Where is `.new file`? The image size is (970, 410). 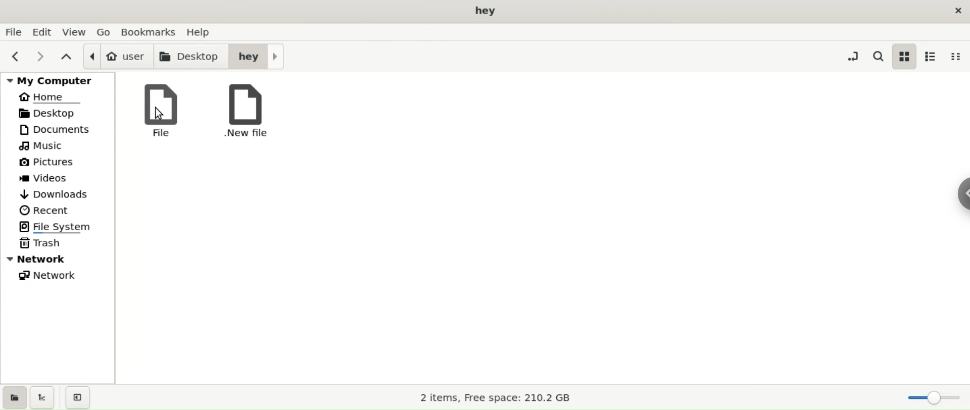 .new file is located at coordinates (258, 111).